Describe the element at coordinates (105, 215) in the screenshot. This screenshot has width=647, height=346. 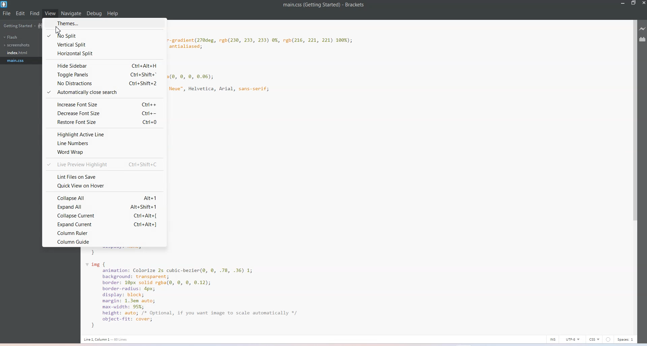
I see `Collapse current` at that location.